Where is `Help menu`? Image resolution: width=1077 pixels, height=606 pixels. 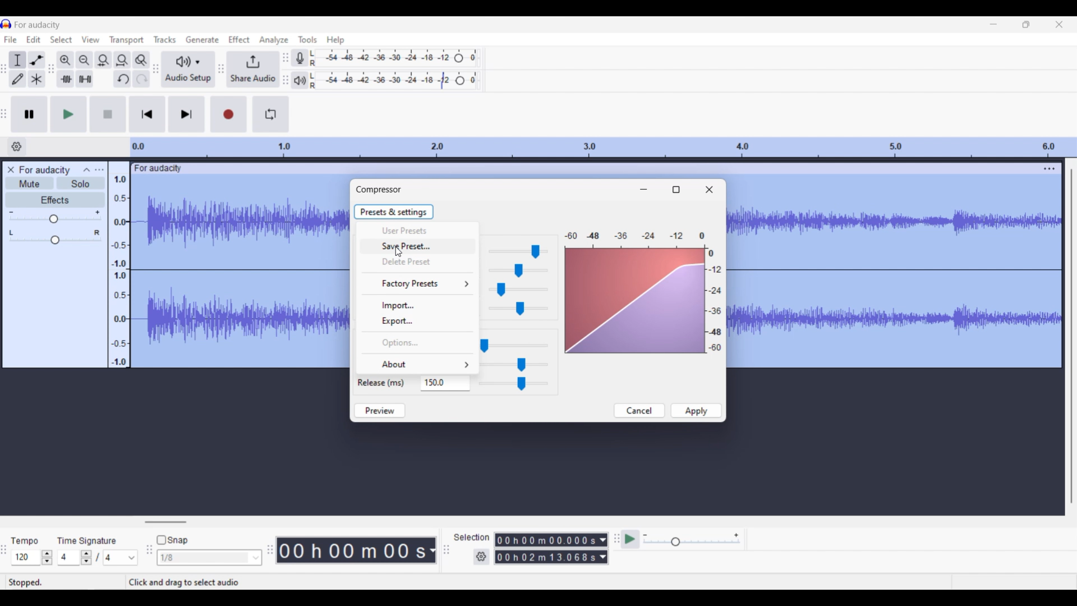 Help menu is located at coordinates (336, 40).